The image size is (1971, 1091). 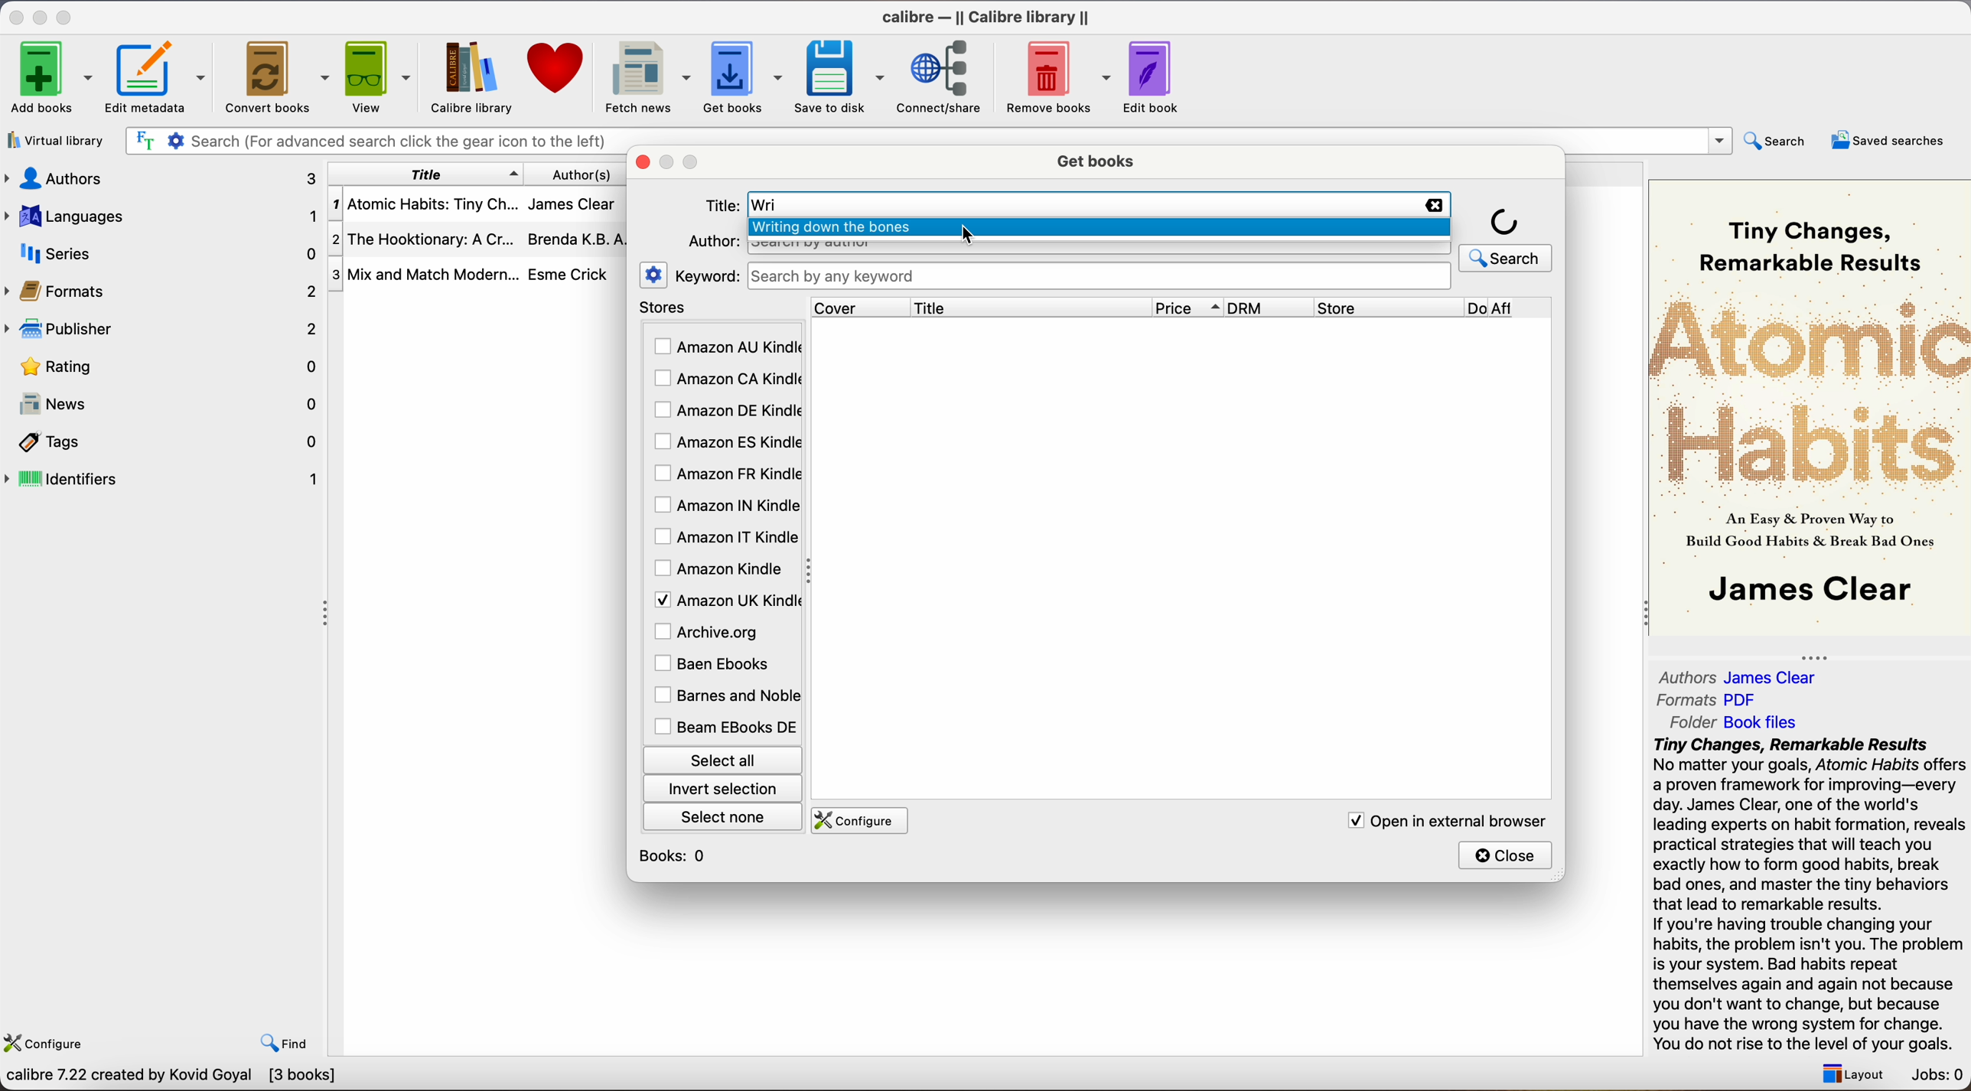 What do you see at coordinates (723, 696) in the screenshot?
I see `barnes and noble` at bounding box center [723, 696].